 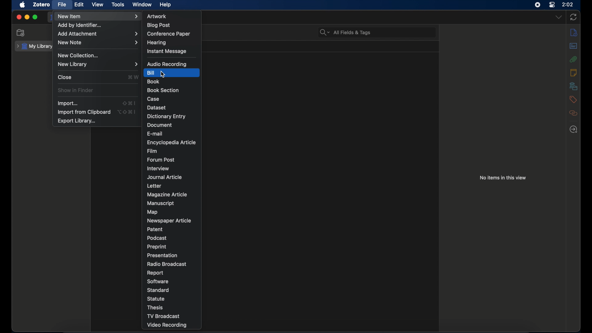 What do you see at coordinates (574, 32) in the screenshot?
I see `info` at bounding box center [574, 32].